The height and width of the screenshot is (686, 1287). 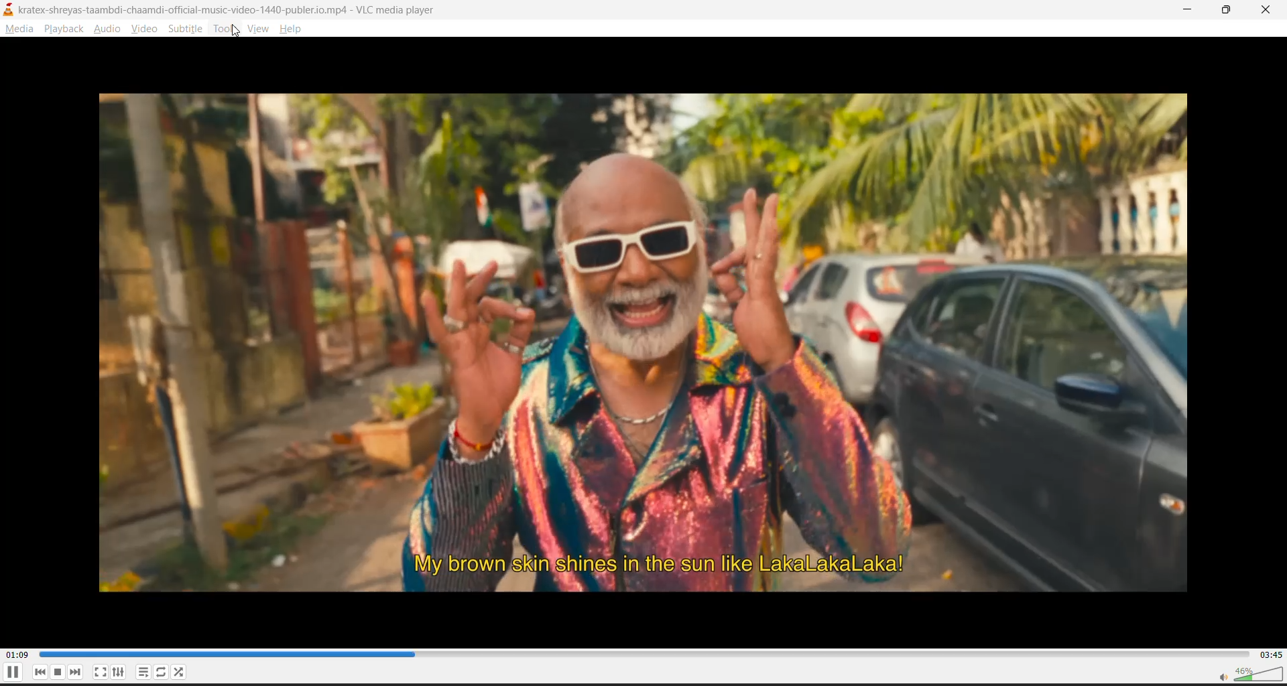 What do you see at coordinates (111, 30) in the screenshot?
I see `audio` at bounding box center [111, 30].